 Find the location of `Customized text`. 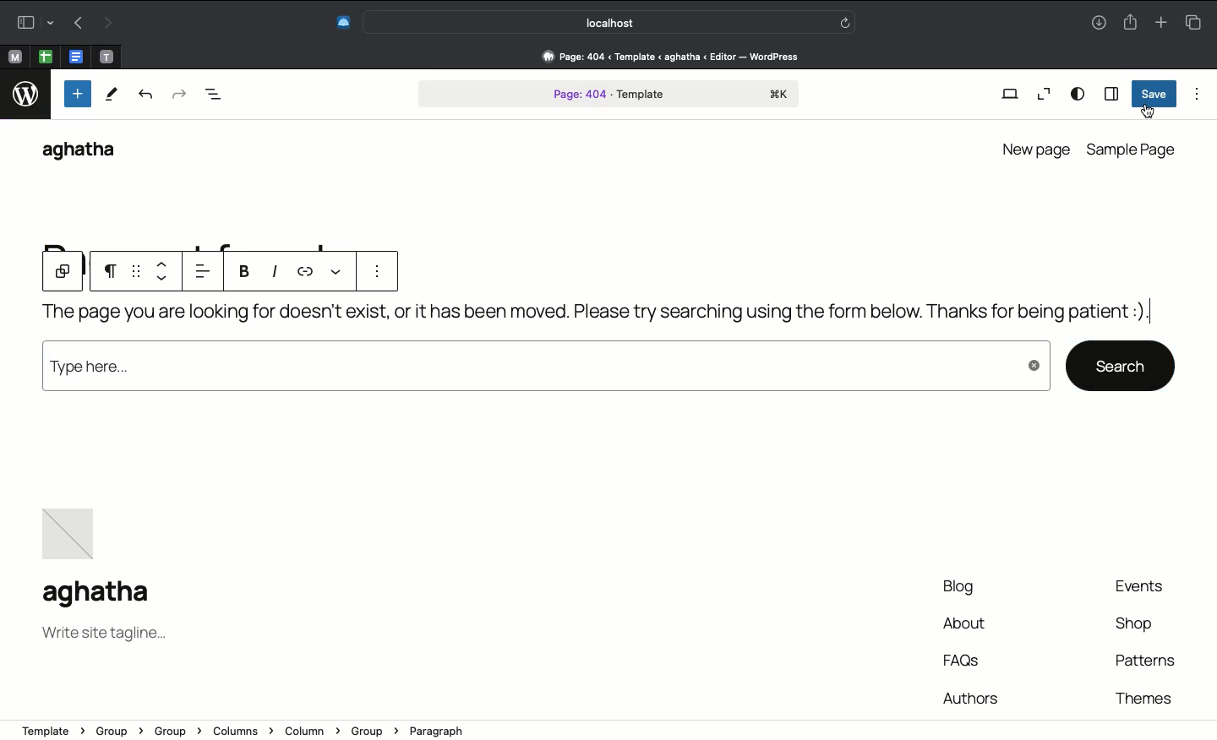

Customized text is located at coordinates (1046, 314).